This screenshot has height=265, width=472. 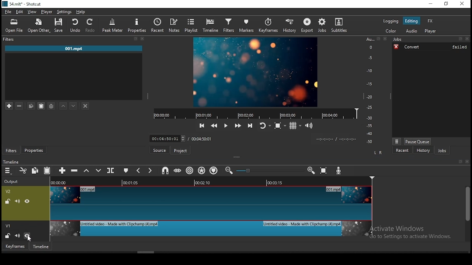 What do you see at coordinates (412, 31) in the screenshot?
I see `audio` at bounding box center [412, 31].